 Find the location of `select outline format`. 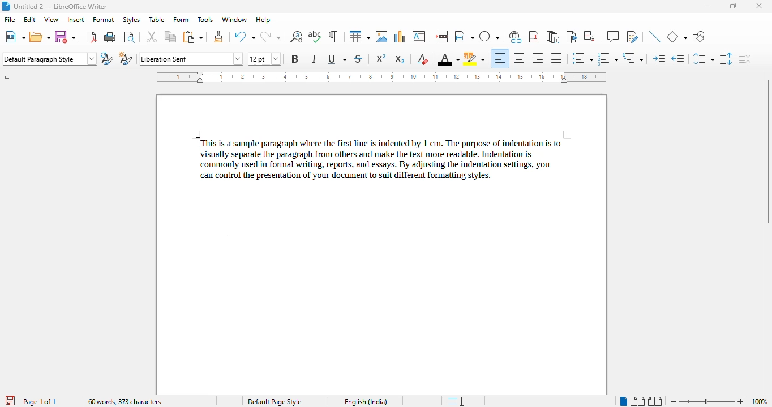

select outline format is located at coordinates (633, 58).